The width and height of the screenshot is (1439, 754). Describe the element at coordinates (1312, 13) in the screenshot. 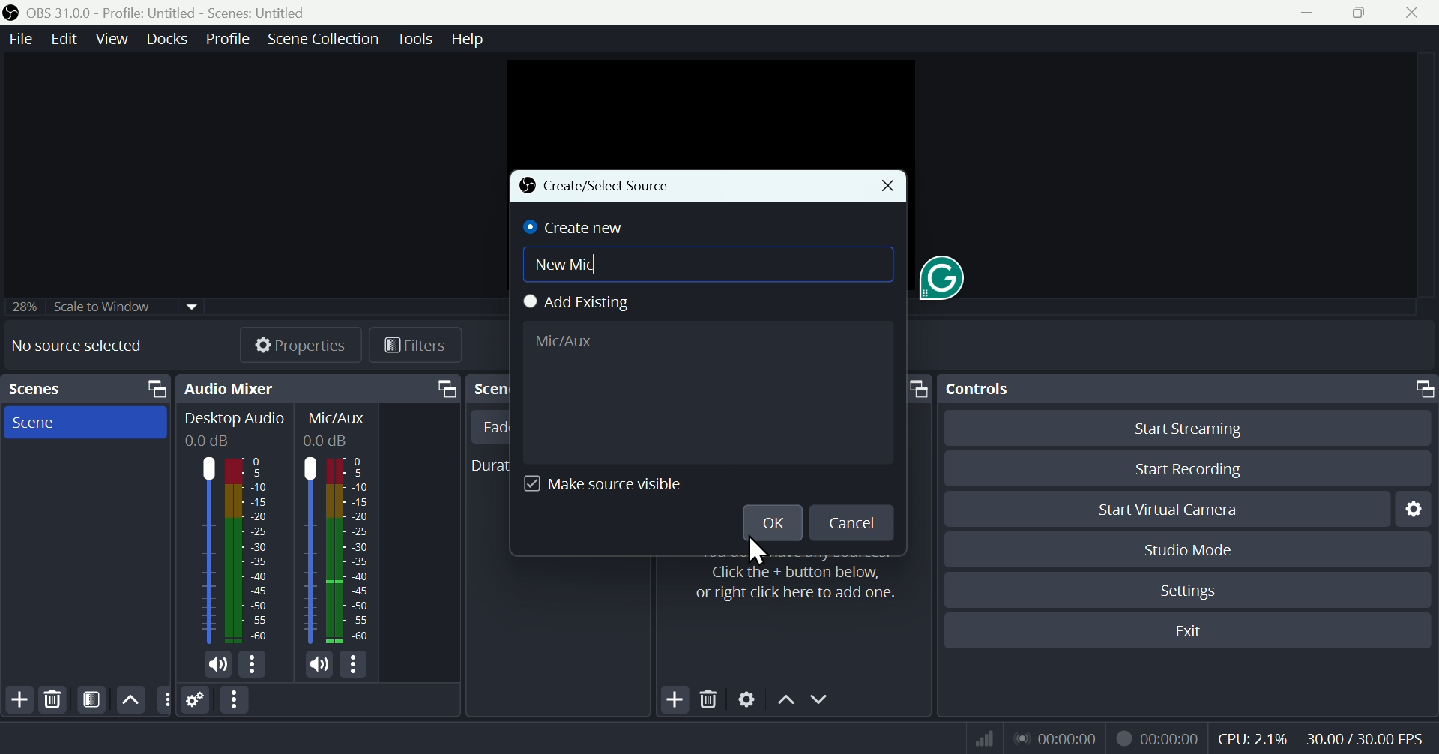

I see `minimize` at that location.